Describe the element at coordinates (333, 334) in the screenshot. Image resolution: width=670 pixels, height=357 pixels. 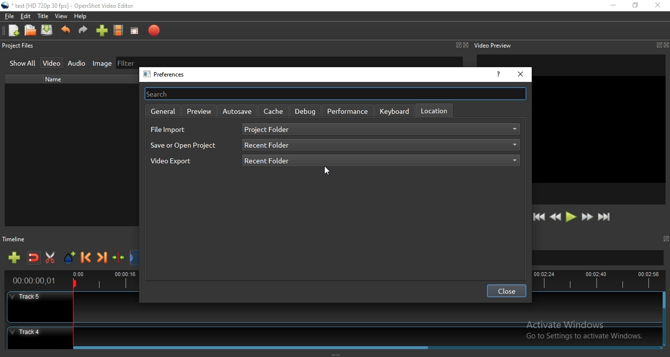
I see `Track` at that location.